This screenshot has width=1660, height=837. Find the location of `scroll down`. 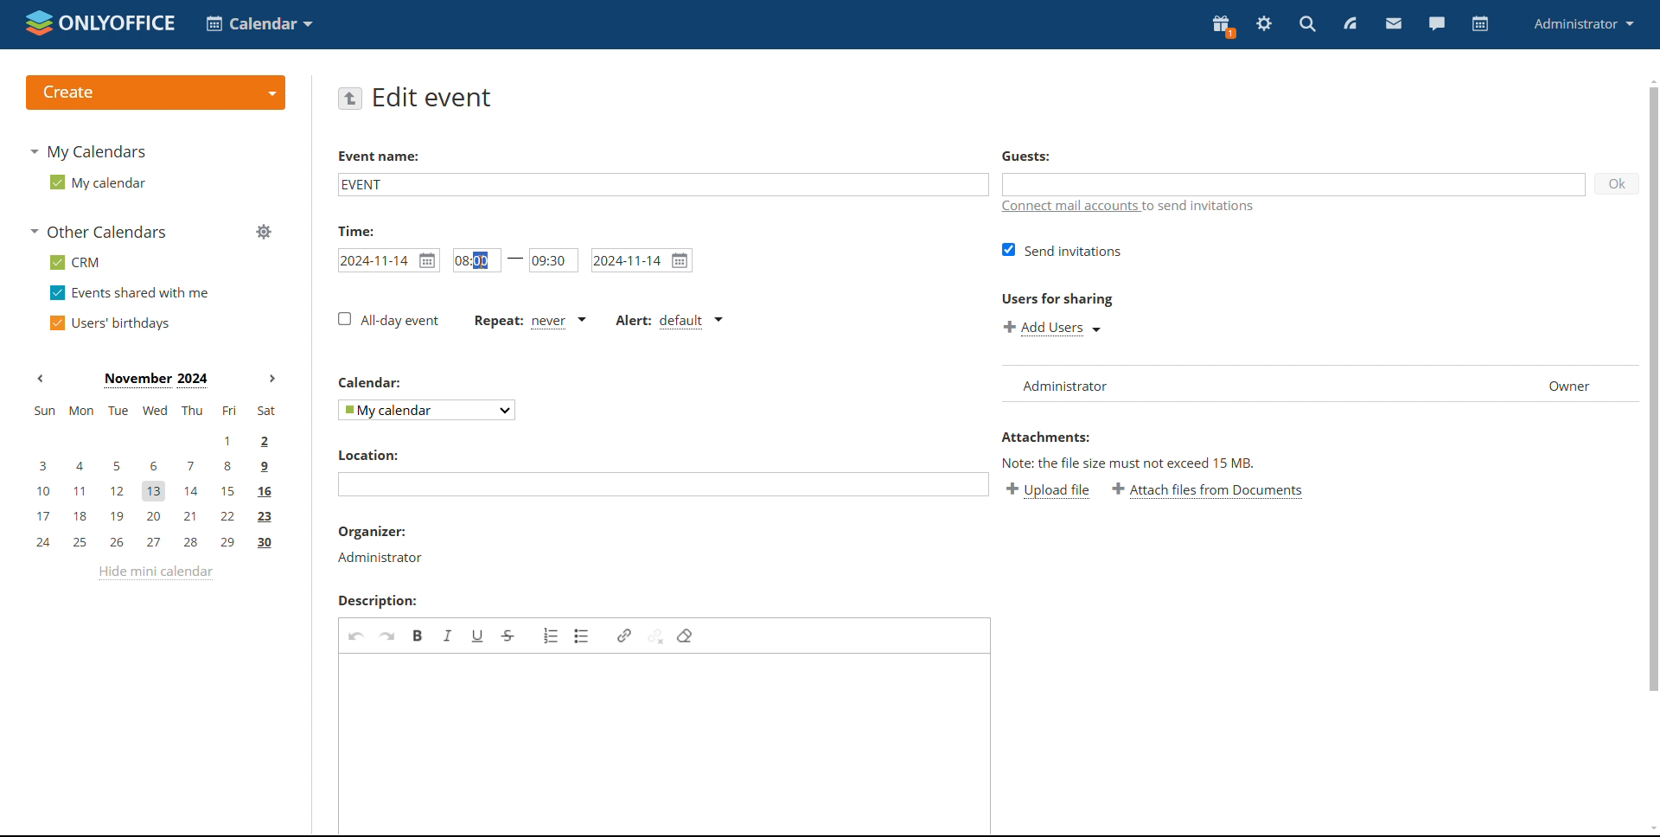

scroll down is located at coordinates (1650, 828).